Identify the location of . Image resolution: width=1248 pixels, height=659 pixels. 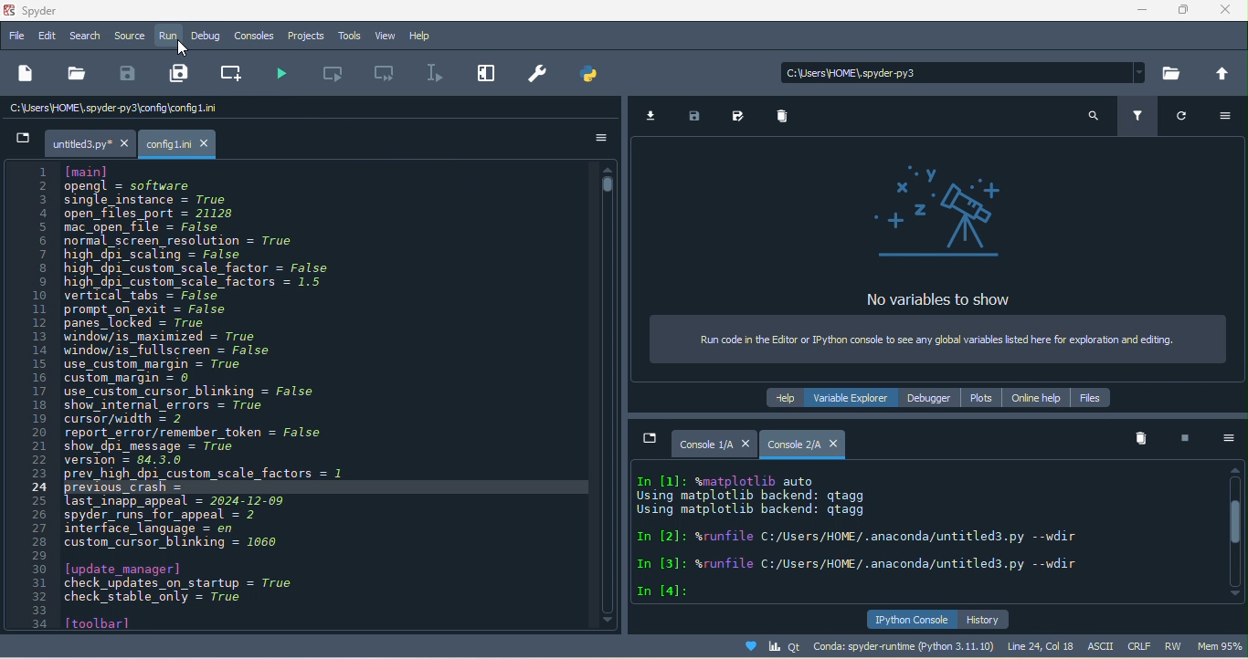
(84, 36).